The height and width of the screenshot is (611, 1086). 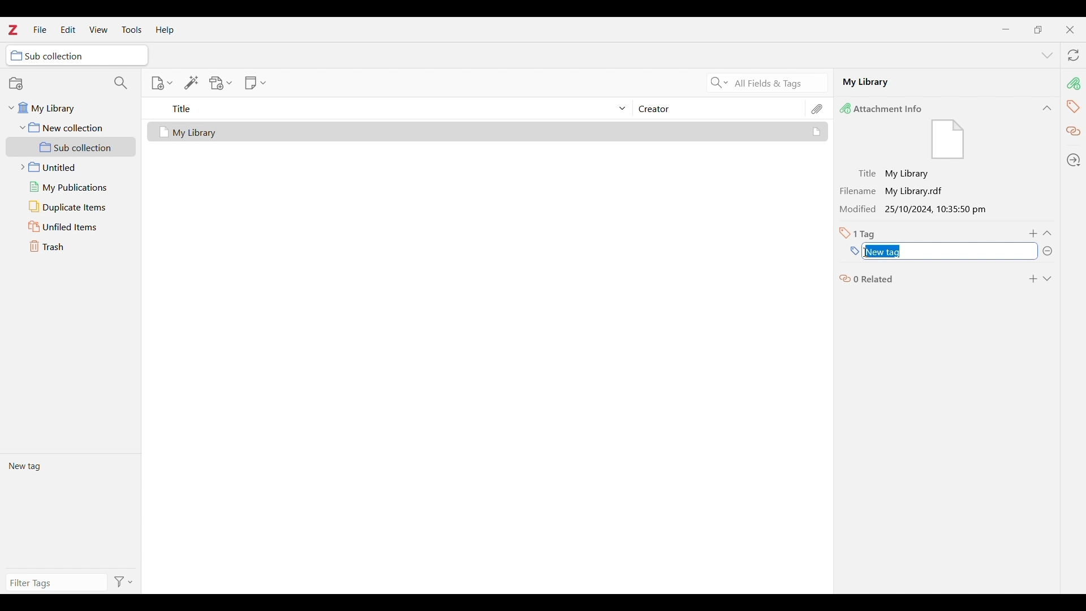 I want to click on Help menu, so click(x=165, y=30).